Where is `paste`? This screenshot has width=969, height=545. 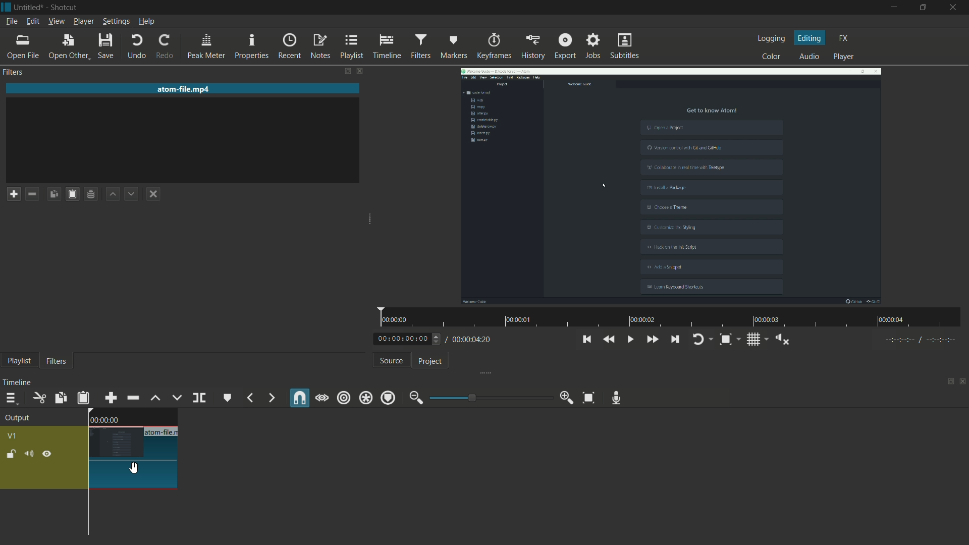
paste is located at coordinates (53, 194).